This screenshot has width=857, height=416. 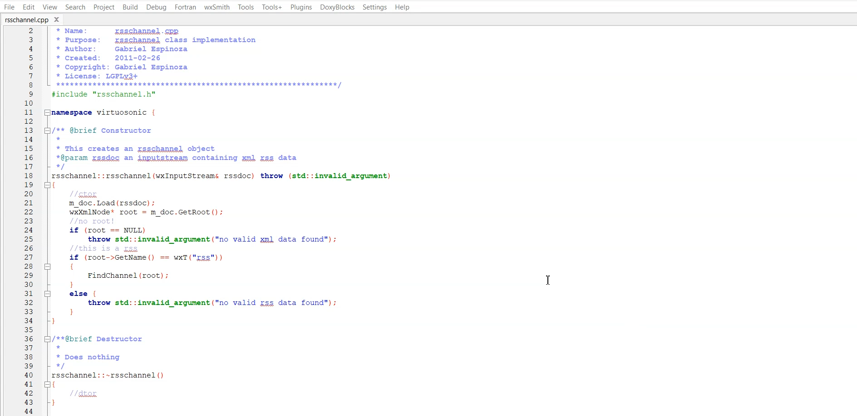 What do you see at coordinates (337, 7) in the screenshot?
I see `DoxyBlocks` at bounding box center [337, 7].